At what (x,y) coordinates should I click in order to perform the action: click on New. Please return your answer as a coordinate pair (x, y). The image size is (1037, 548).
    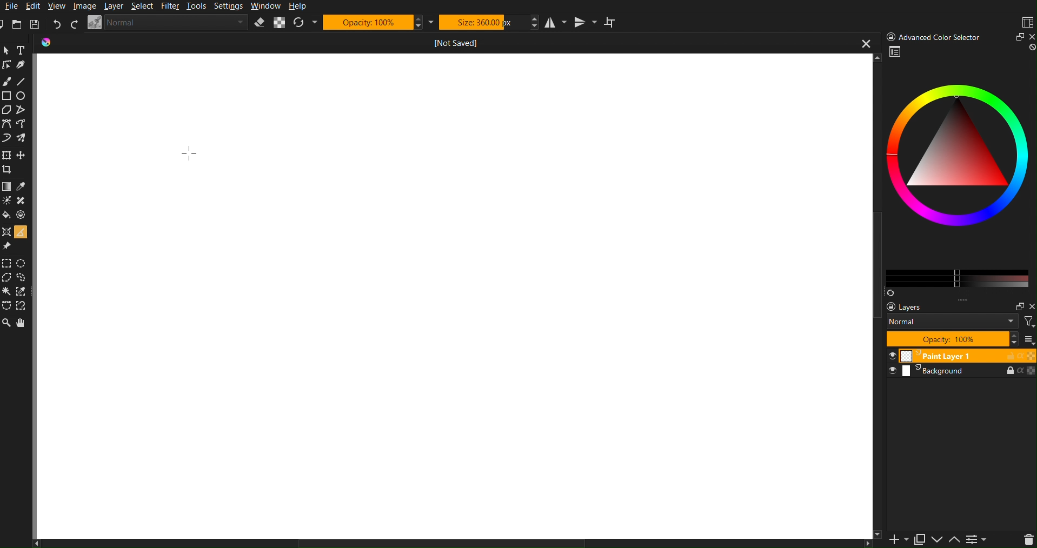
    Looking at the image, I should click on (895, 539).